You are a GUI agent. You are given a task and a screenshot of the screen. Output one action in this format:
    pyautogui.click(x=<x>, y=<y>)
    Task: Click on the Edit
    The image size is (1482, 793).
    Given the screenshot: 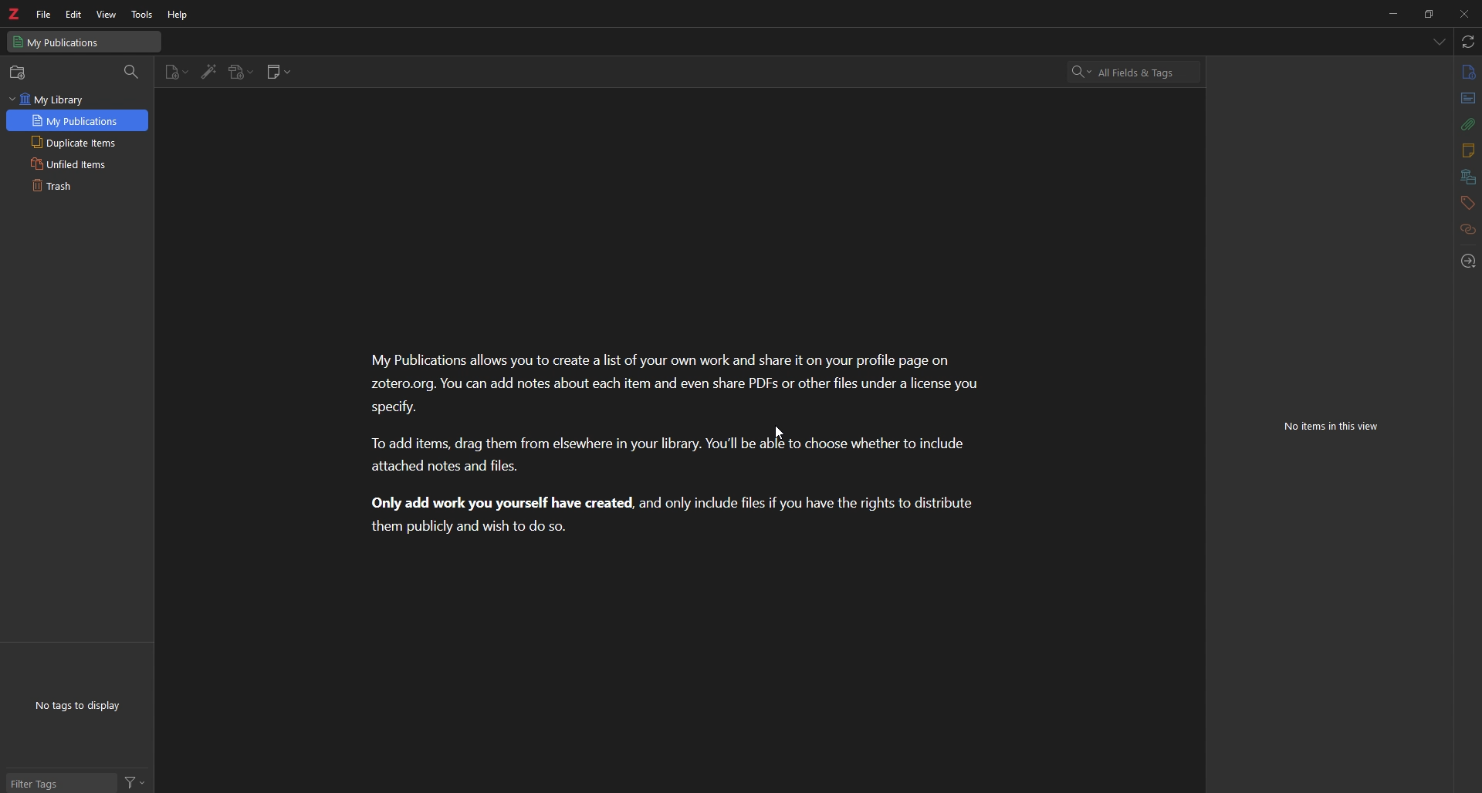 What is the action you would take?
    pyautogui.click(x=73, y=14)
    